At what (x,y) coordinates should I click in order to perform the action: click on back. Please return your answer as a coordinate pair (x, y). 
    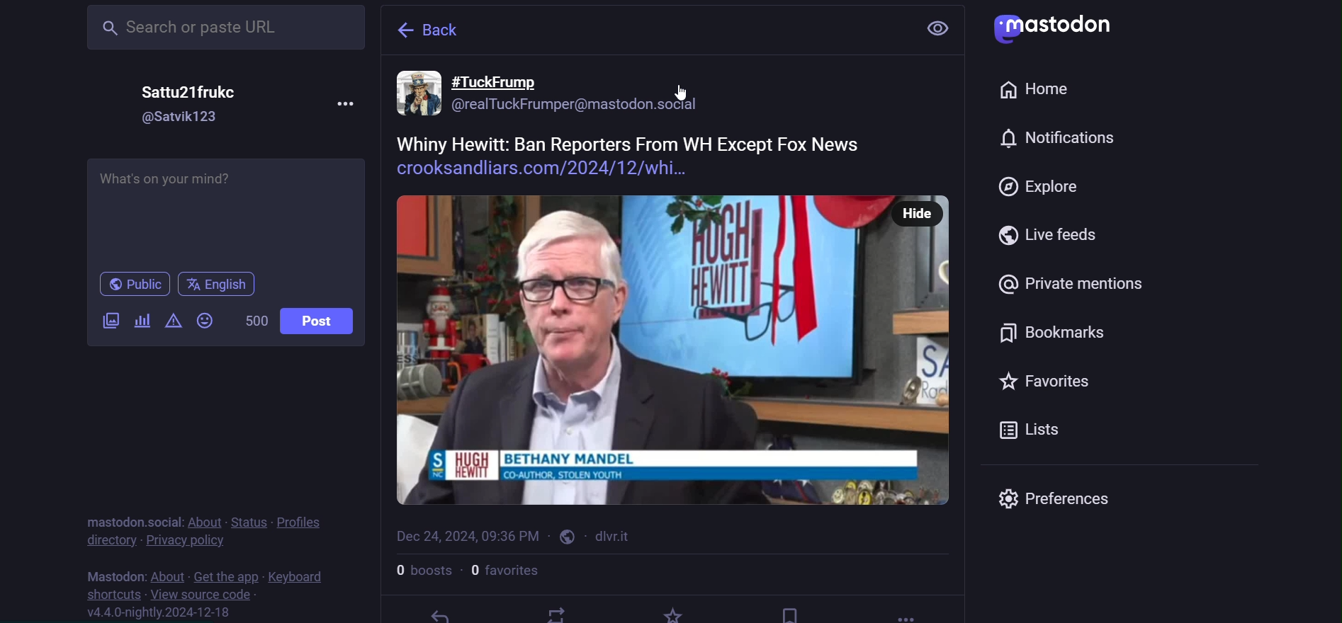
    Looking at the image, I should click on (433, 27).